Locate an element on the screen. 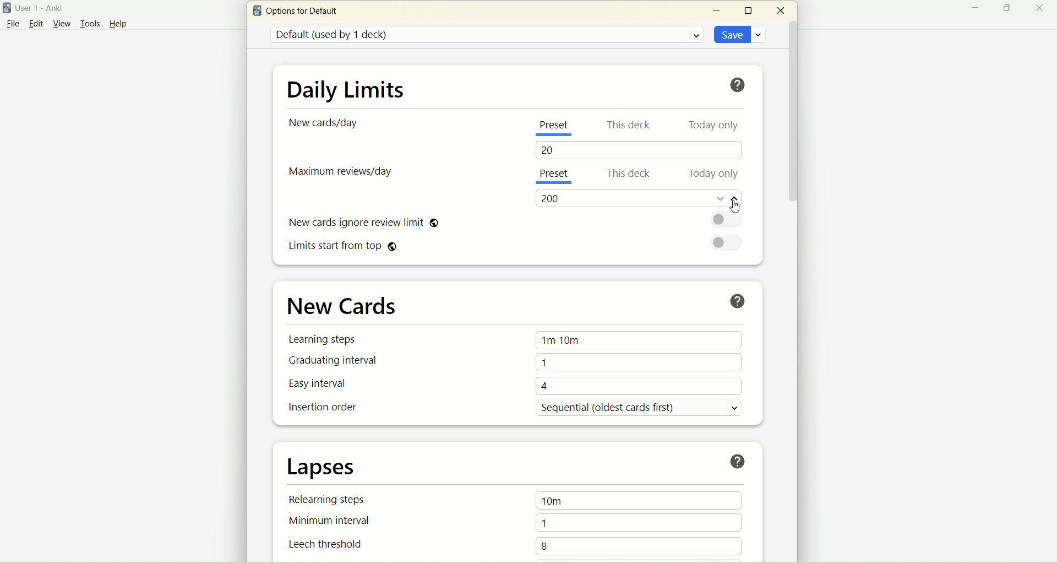 The width and height of the screenshot is (1057, 563). save is located at coordinates (731, 35).